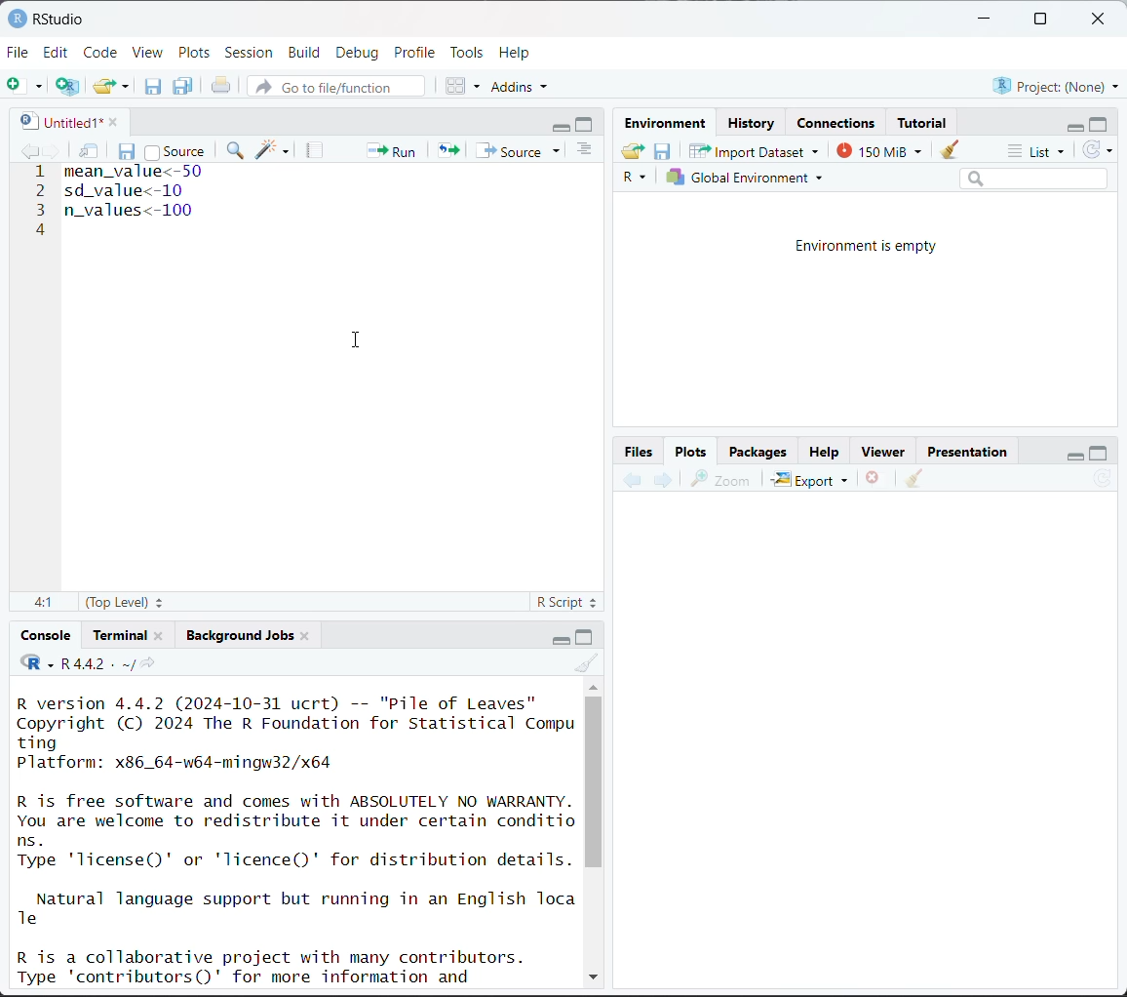 The image size is (1127, 997). Describe the element at coordinates (753, 123) in the screenshot. I see `History` at that location.